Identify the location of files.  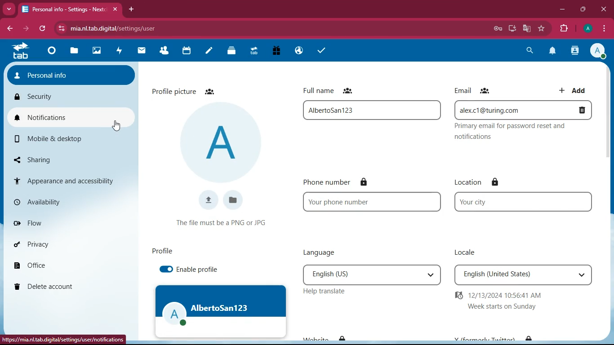
(74, 53).